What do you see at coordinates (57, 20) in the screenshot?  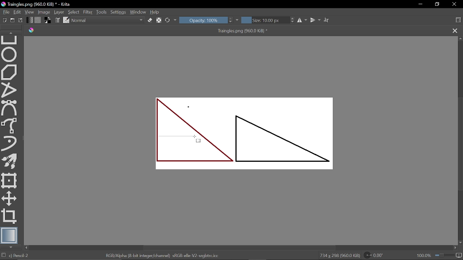 I see `Edit brush settings` at bounding box center [57, 20].